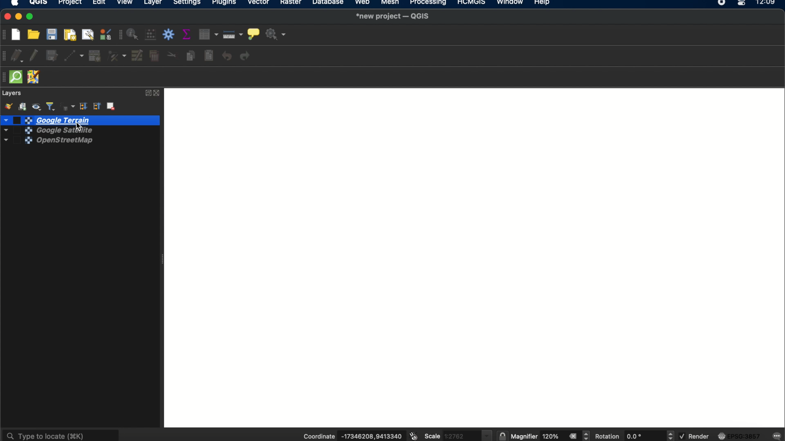 The width and height of the screenshot is (785, 441). Describe the element at coordinates (67, 106) in the screenshot. I see `filter legend by expression` at that location.